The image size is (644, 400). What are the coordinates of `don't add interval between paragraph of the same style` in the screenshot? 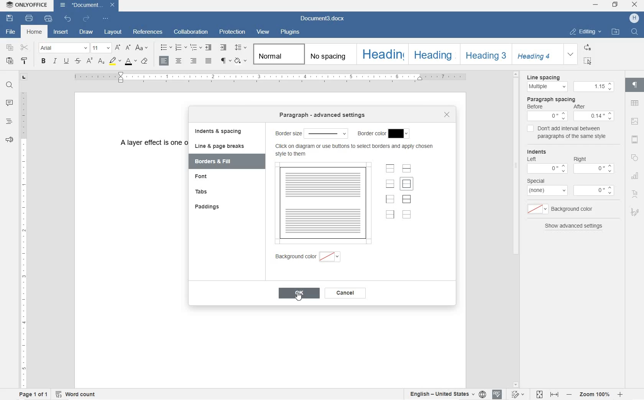 It's located at (567, 134).